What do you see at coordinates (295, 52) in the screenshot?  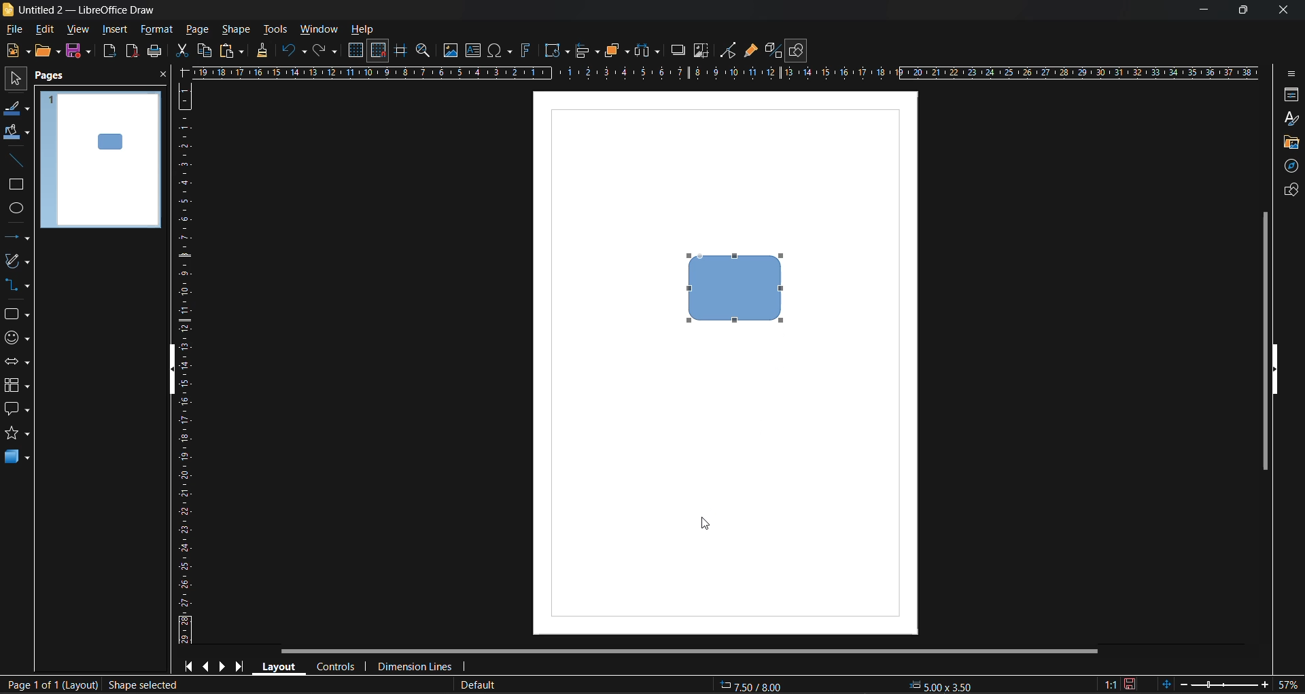 I see `undo` at bounding box center [295, 52].